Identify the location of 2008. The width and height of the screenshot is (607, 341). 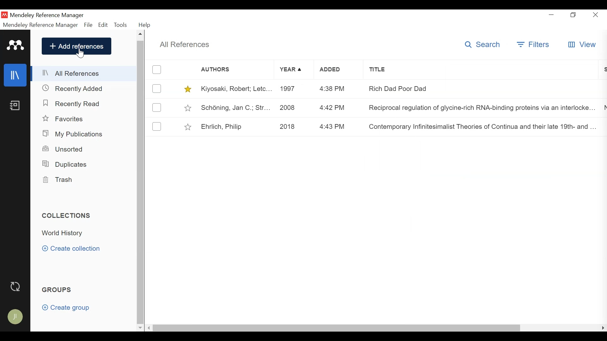
(289, 108).